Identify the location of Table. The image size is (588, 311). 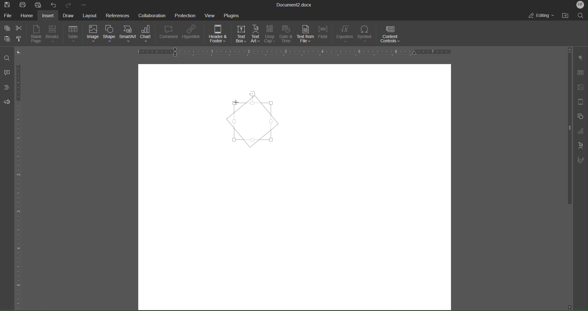
(74, 34).